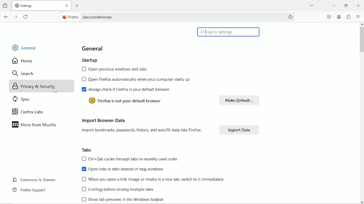  What do you see at coordinates (290, 17) in the screenshot?
I see `bookmark this page` at bounding box center [290, 17].